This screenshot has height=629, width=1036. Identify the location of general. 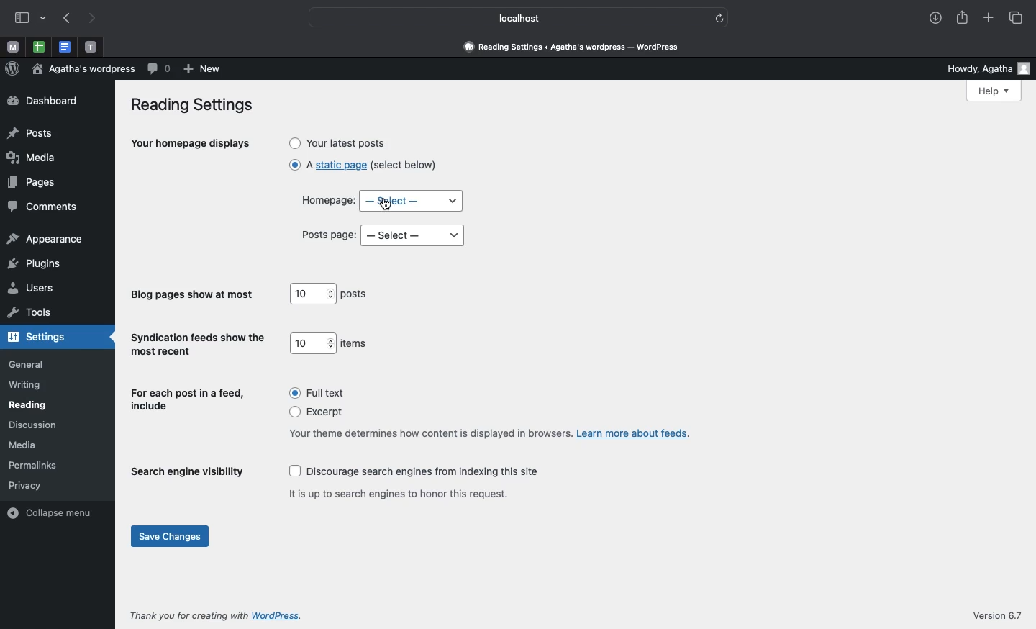
(27, 364).